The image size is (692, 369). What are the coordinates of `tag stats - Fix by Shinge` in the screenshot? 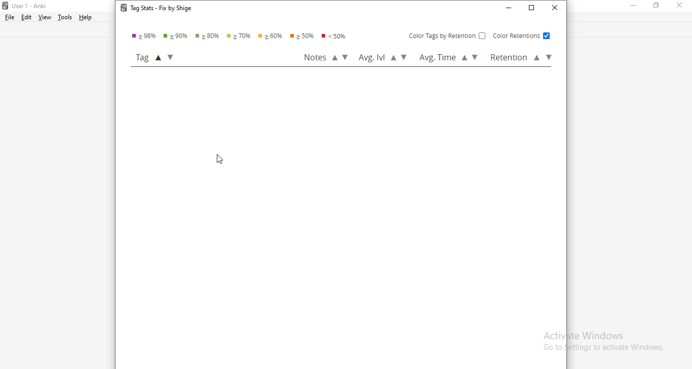 It's located at (154, 10).